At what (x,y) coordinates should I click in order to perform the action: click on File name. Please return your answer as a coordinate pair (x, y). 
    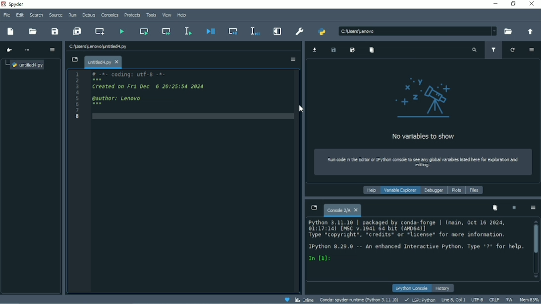
    Looking at the image, I should click on (98, 47).